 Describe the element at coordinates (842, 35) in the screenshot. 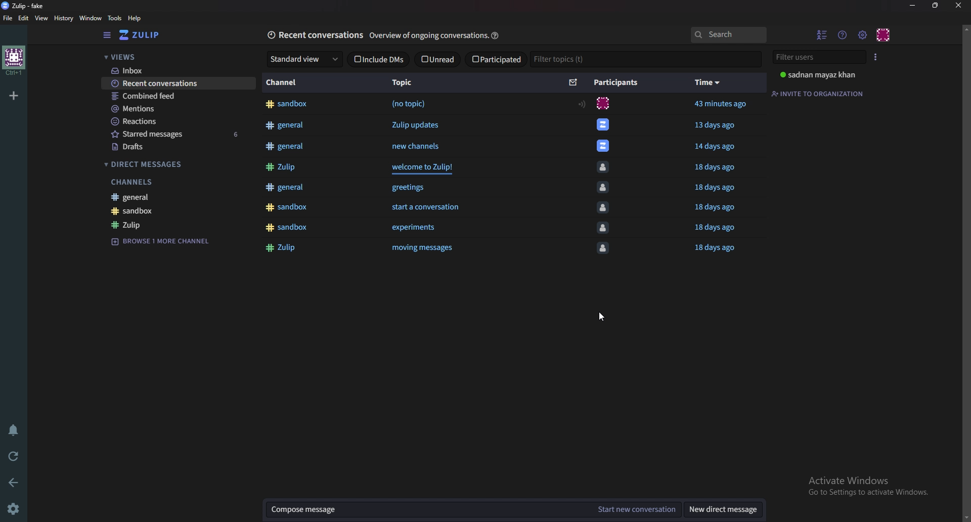

I see `help menu` at that location.